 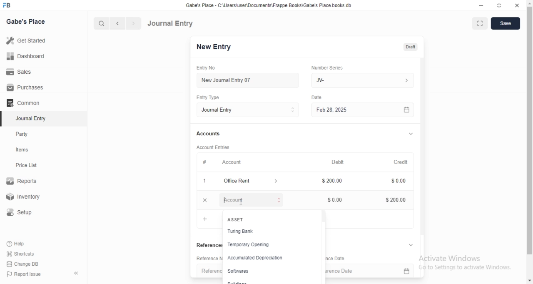 I want to click on FB logo, so click(x=7, y=5).